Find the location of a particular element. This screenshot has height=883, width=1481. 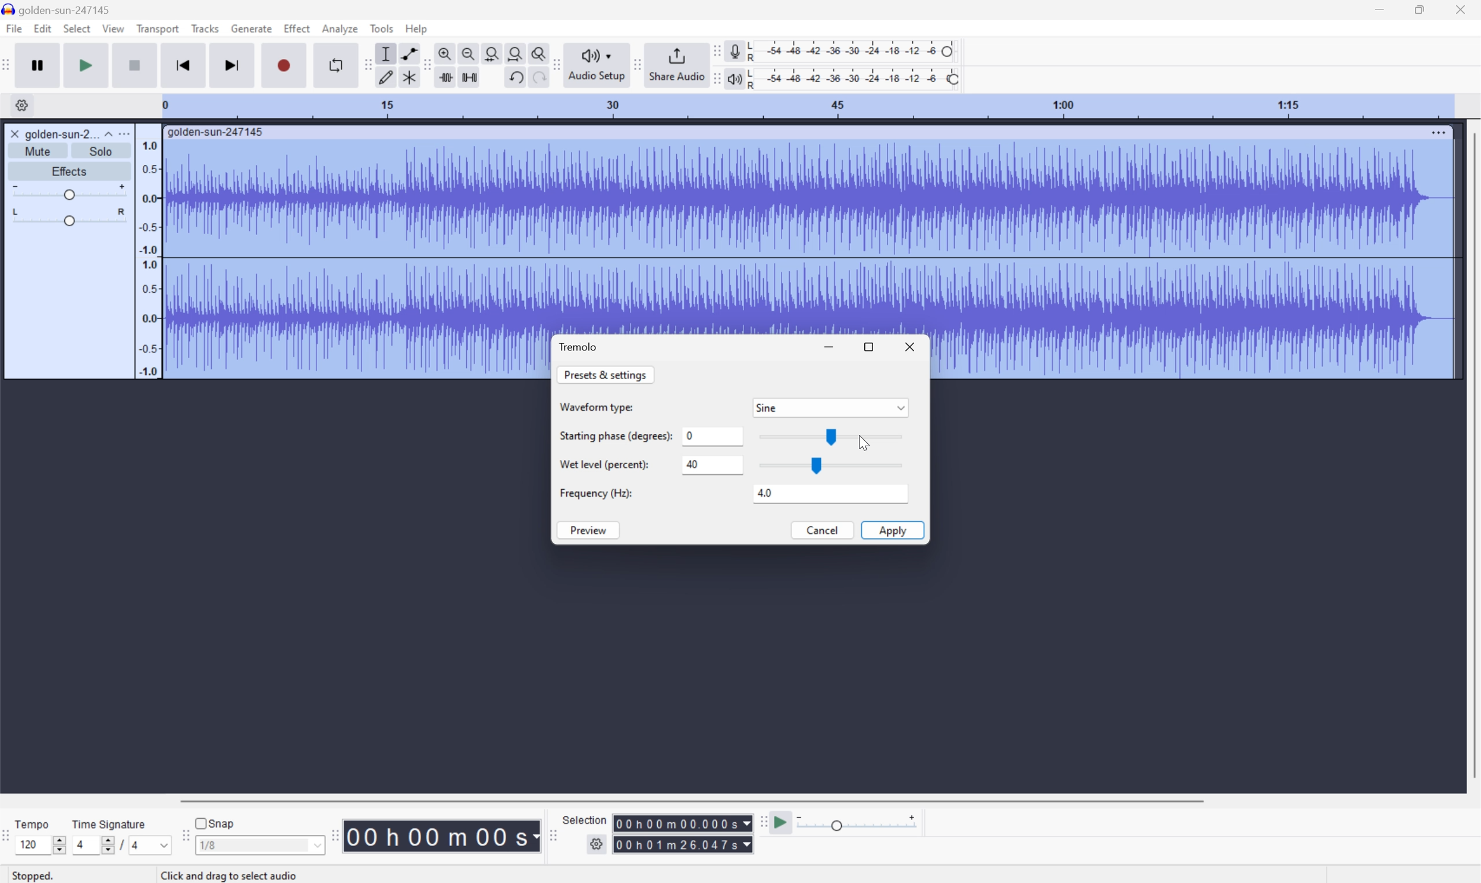

Audacity Snapping toolbar is located at coordinates (184, 837).